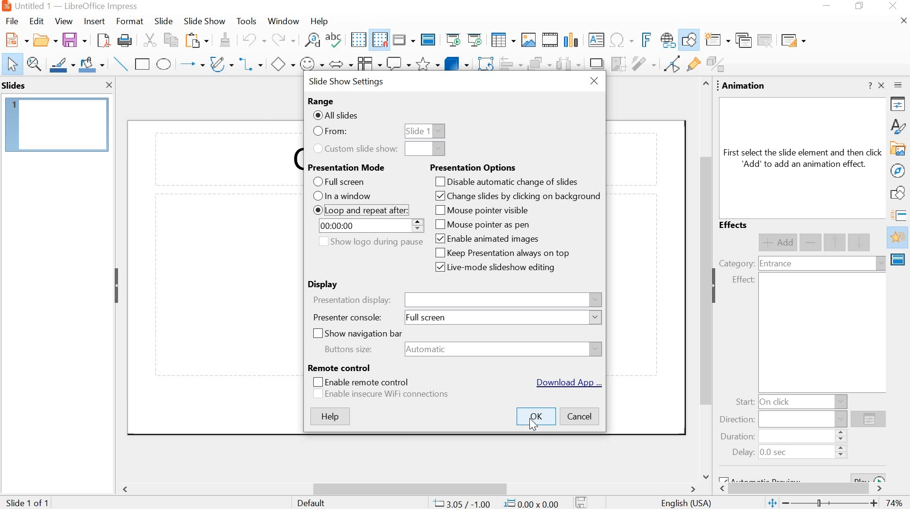  What do you see at coordinates (196, 41) in the screenshot?
I see `paste` at bounding box center [196, 41].